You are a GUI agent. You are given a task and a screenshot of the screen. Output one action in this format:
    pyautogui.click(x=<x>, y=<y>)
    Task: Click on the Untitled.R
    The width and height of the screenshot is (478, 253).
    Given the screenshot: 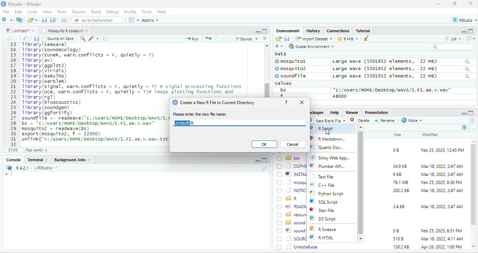 What is the action you would take?
    pyautogui.click(x=187, y=123)
    